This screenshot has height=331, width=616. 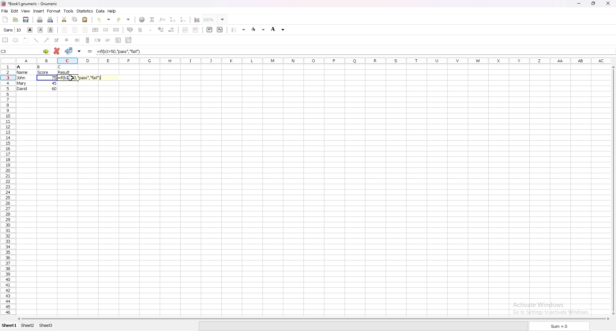 What do you see at coordinates (25, 51) in the screenshot?
I see `selected cell` at bounding box center [25, 51].